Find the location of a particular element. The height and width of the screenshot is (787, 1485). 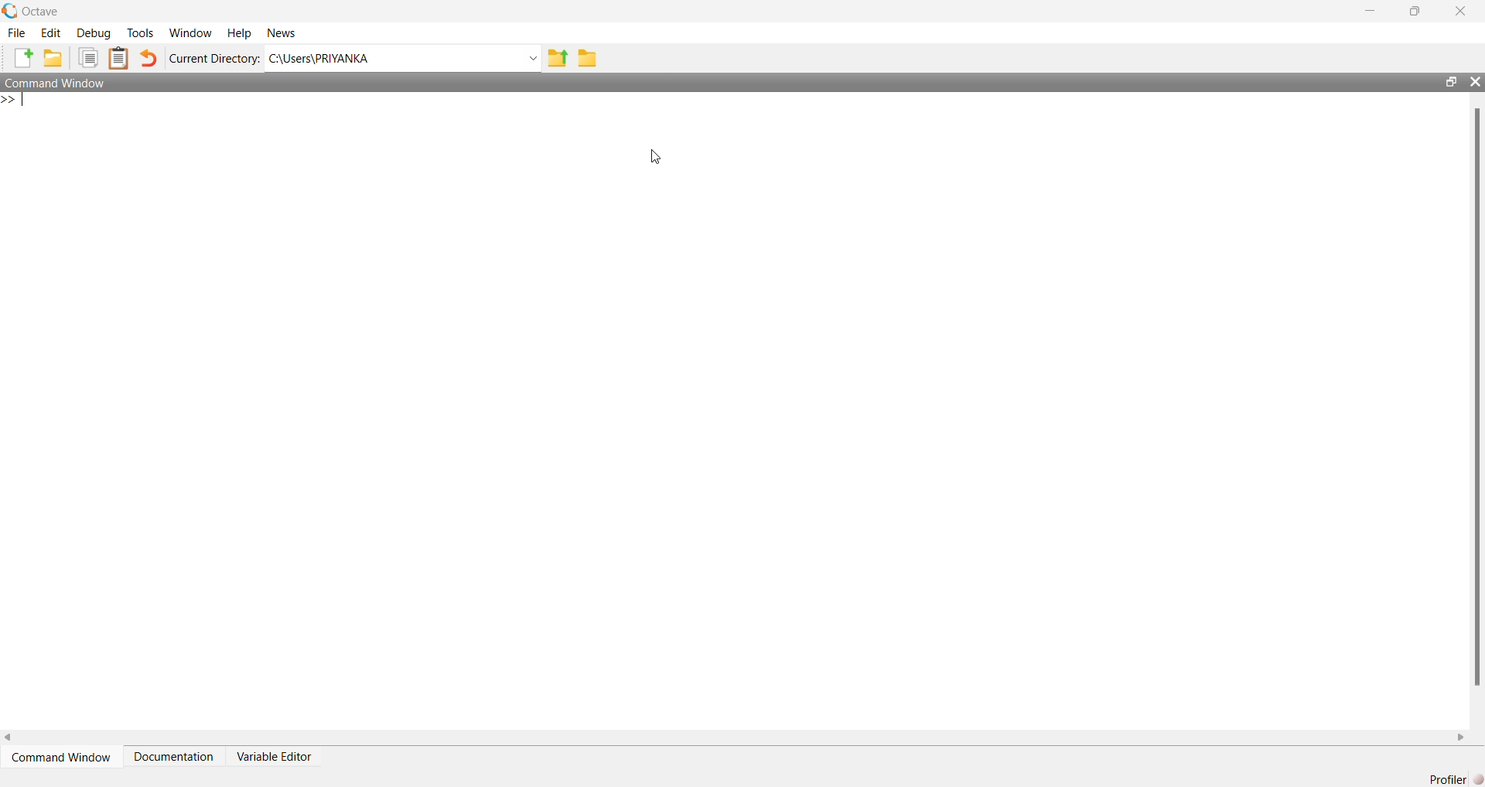

Profiler is located at coordinates (1456, 779).